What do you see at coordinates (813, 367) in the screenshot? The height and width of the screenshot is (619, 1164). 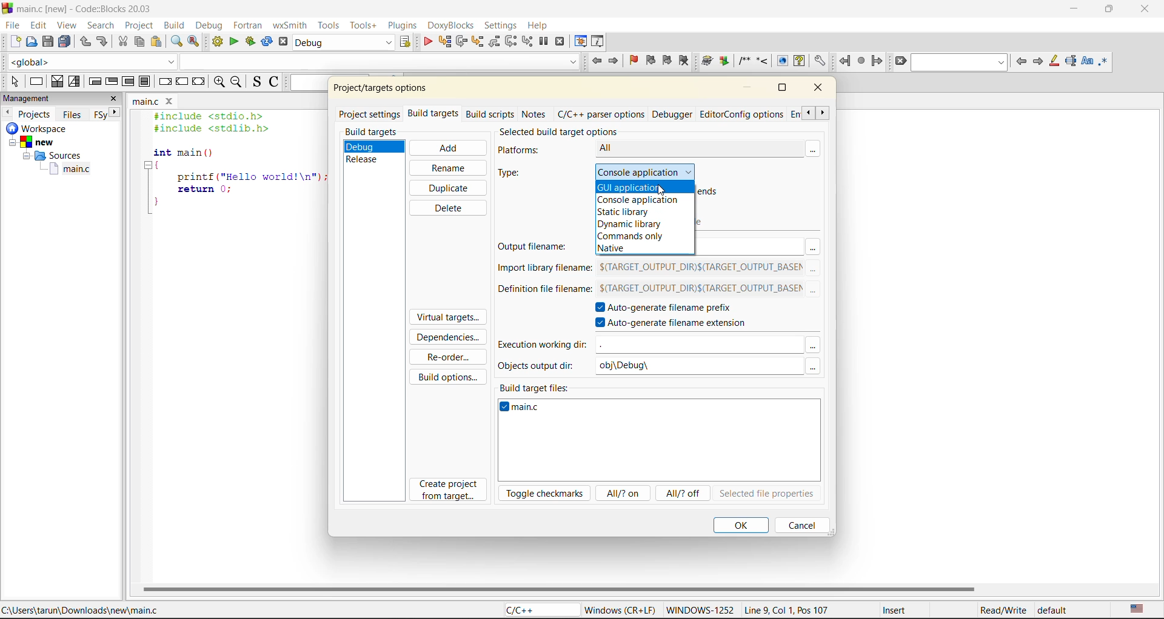 I see `` at bounding box center [813, 367].